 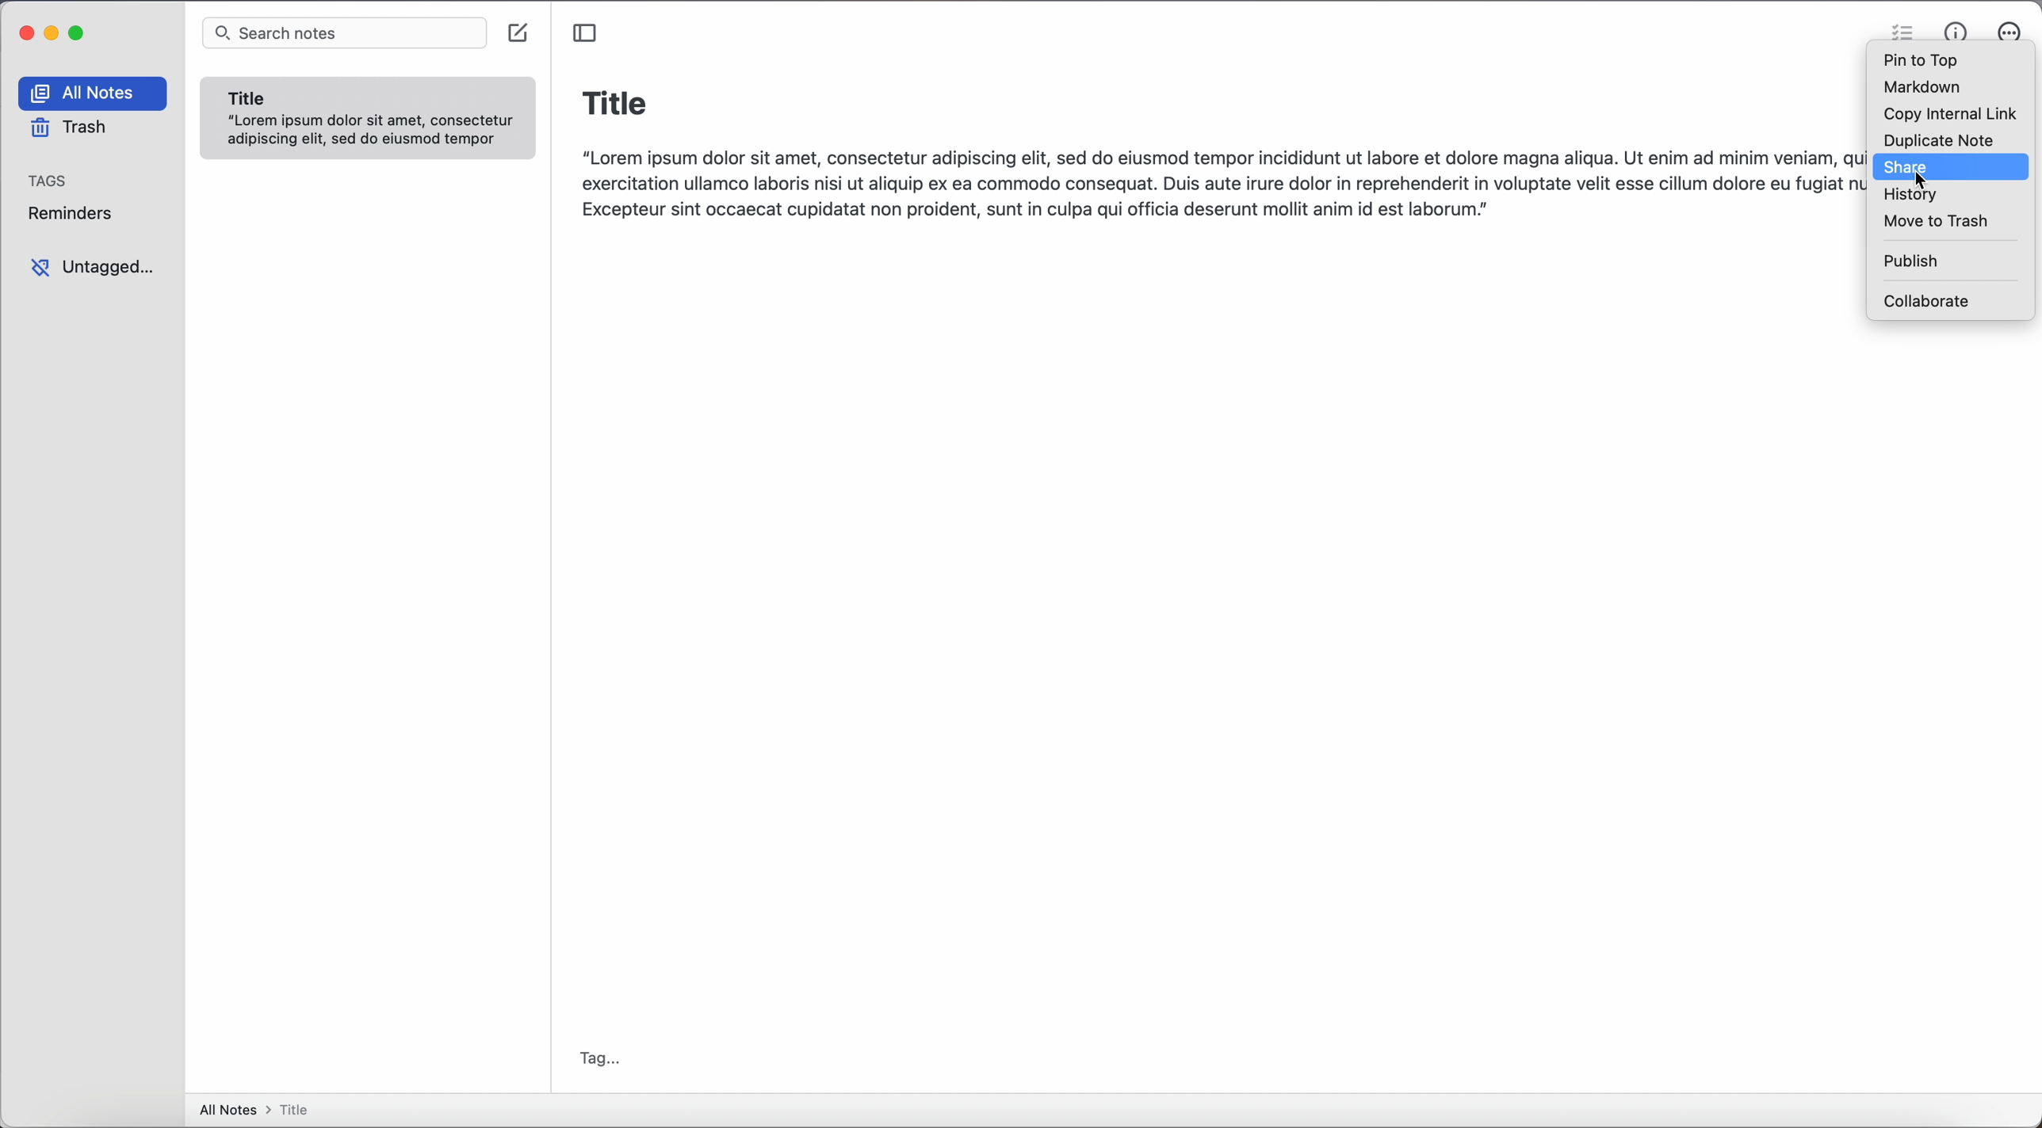 I want to click on cursor, so click(x=1925, y=181).